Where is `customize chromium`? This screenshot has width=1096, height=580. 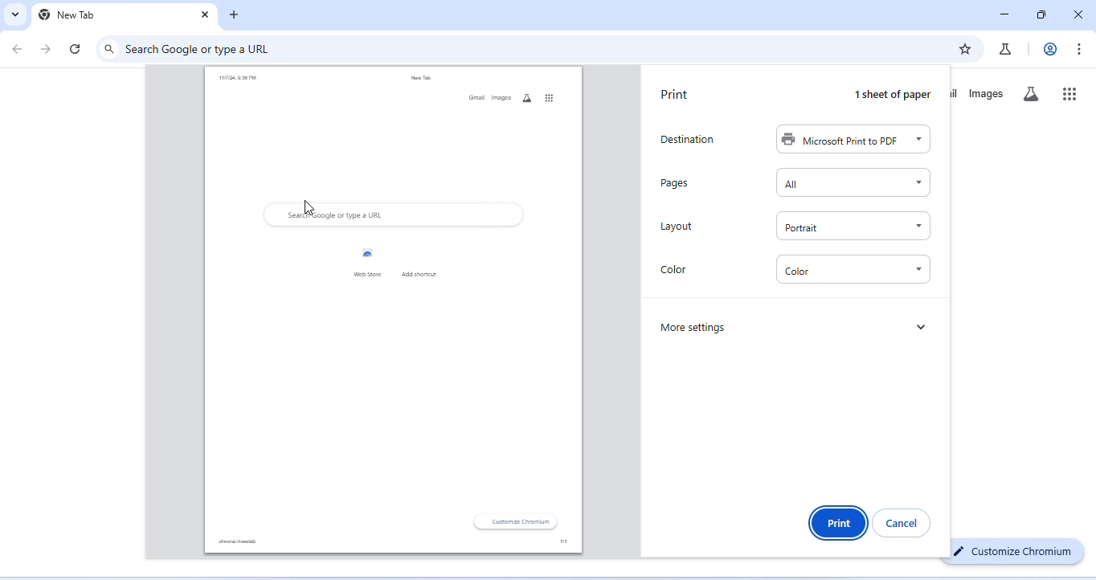 customize chromium is located at coordinates (1018, 550).